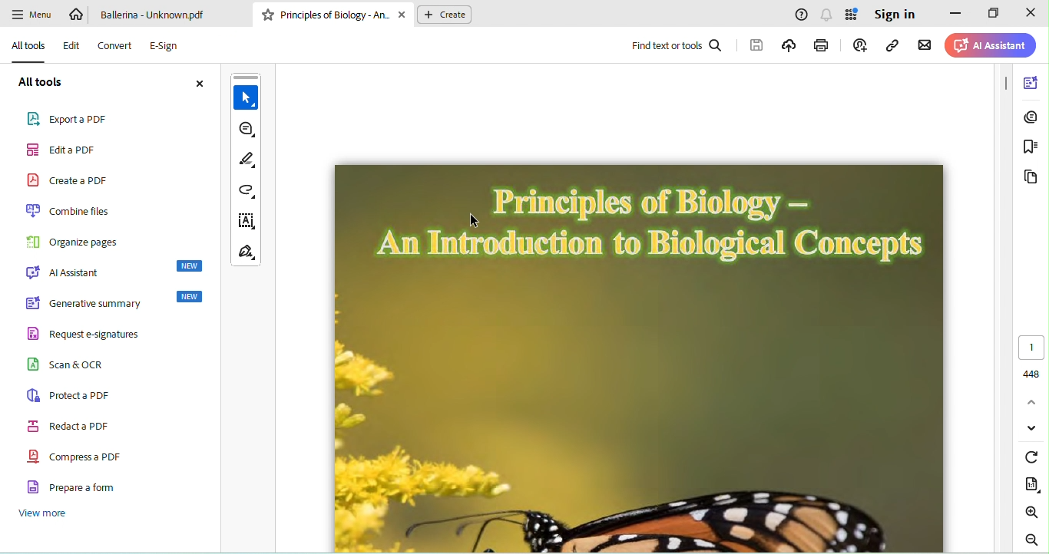 This screenshot has height=554, width=1049. I want to click on request e-signature, so click(111, 335).